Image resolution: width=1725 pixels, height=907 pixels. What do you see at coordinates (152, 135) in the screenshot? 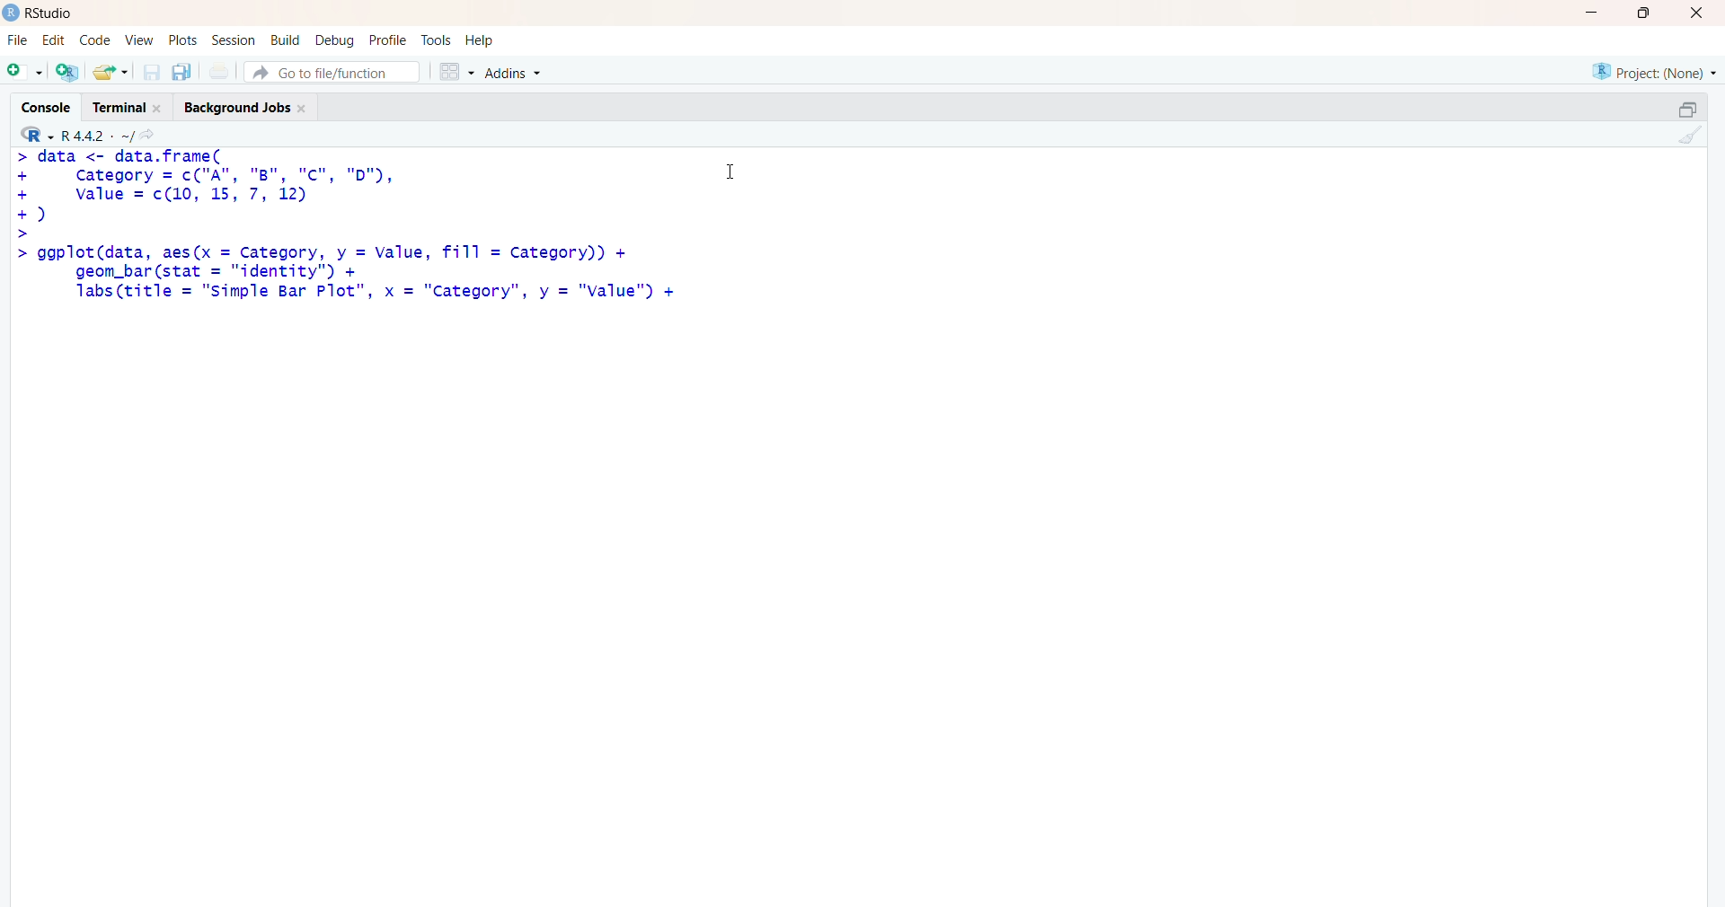
I see `go to directiory` at bounding box center [152, 135].